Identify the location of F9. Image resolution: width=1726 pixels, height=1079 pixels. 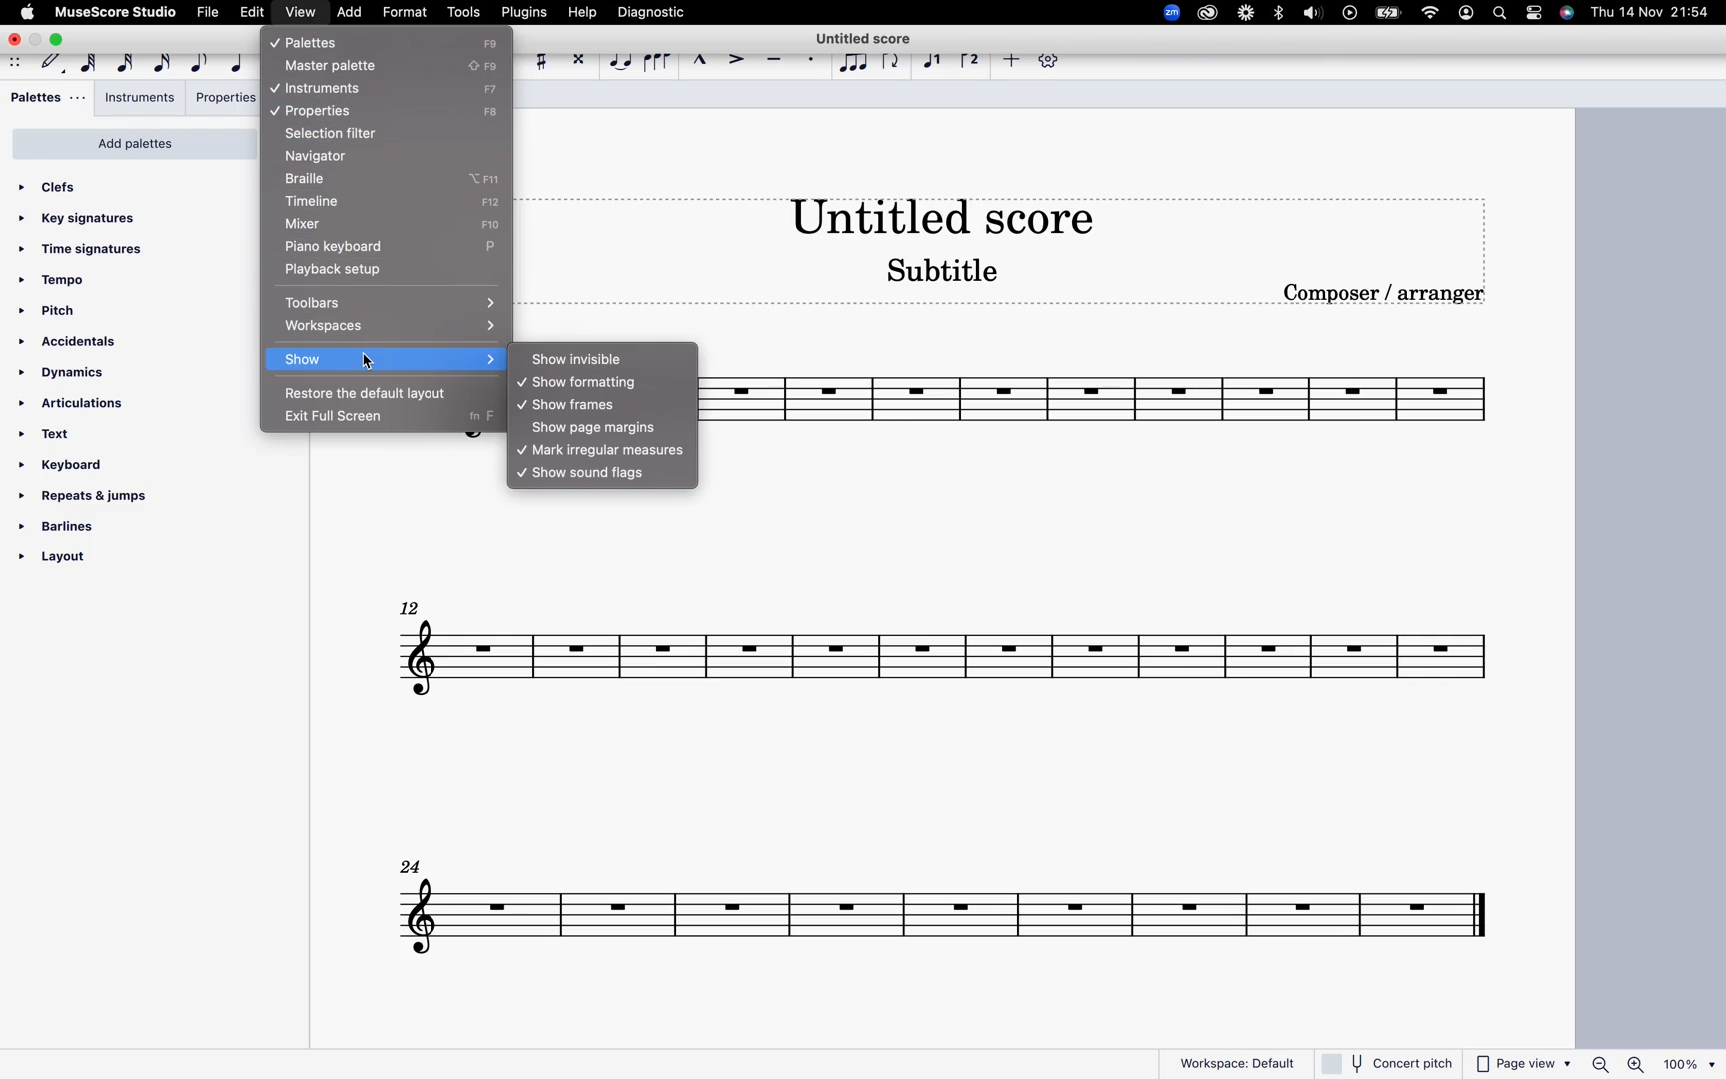
(486, 67).